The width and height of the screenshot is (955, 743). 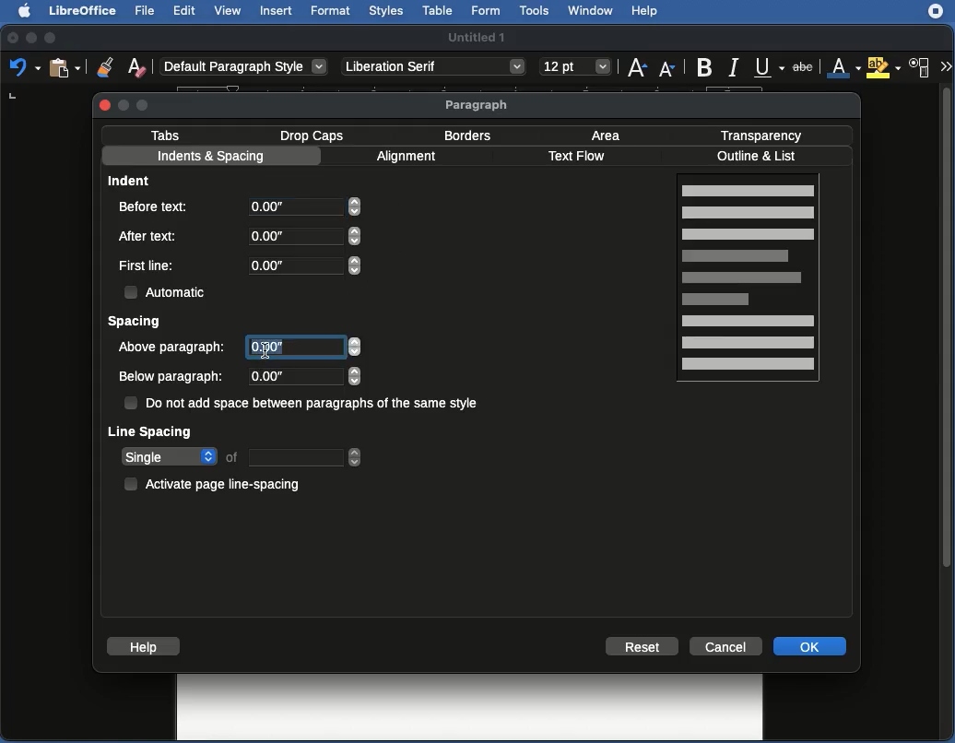 What do you see at coordinates (937, 18) in the screenshot?
I see `extensions` at bounding box center [937, 18].